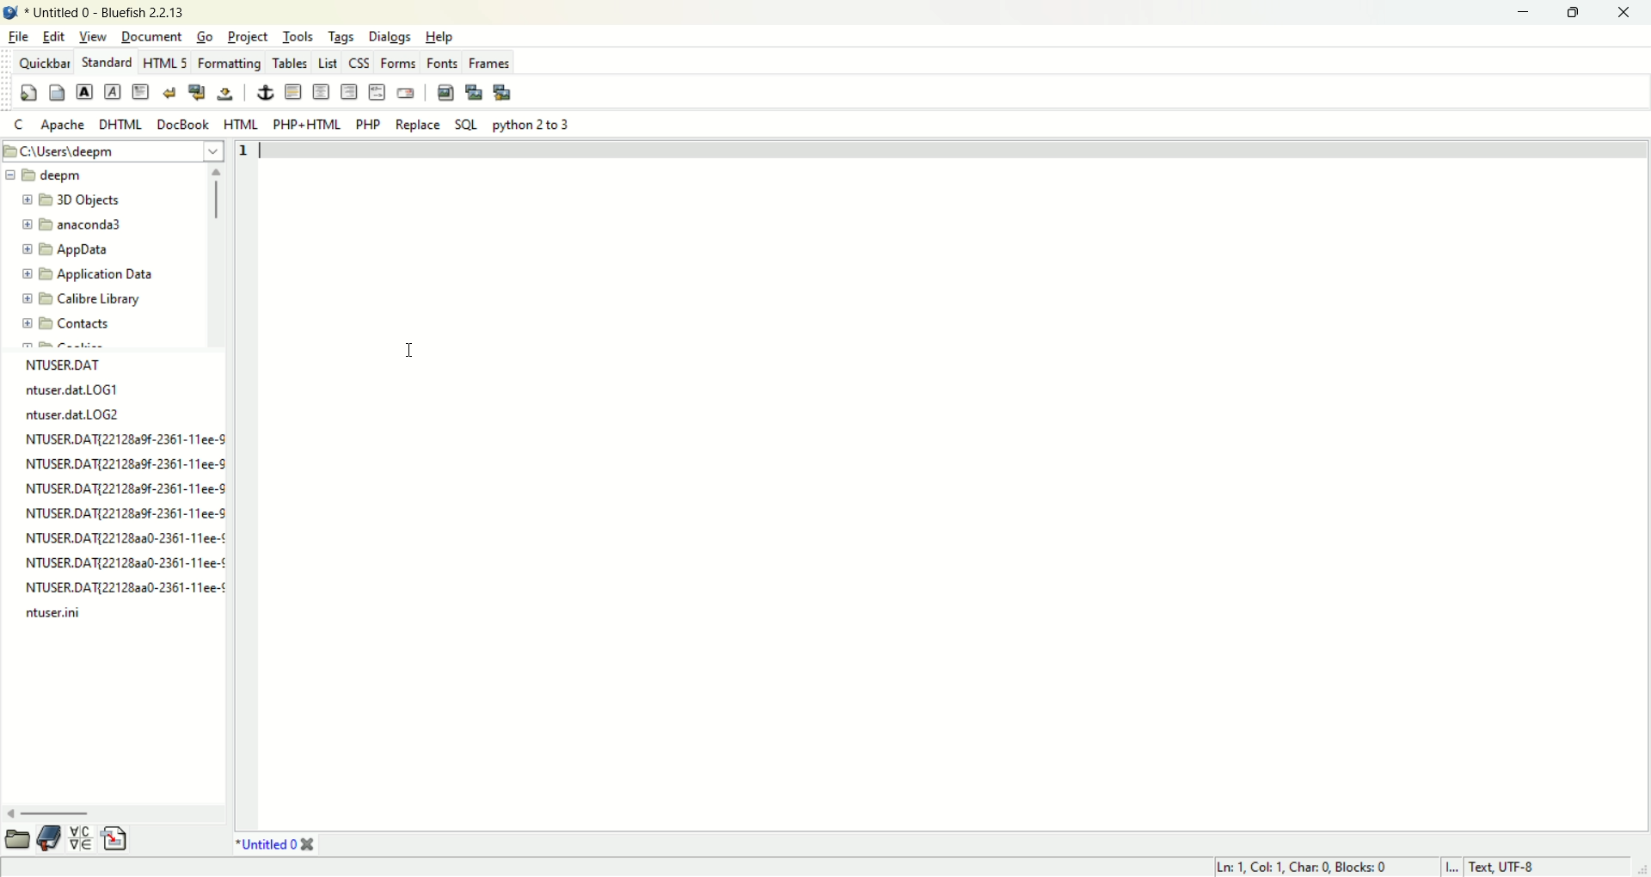 The width and height of the screenshot is (1651, 877). Describe the element at coordinates (1452, 867) in the screenshot. I see `I` at that location.